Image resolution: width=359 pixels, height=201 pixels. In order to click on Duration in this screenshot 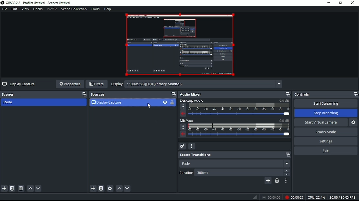, I will do `click(186, 173)`.